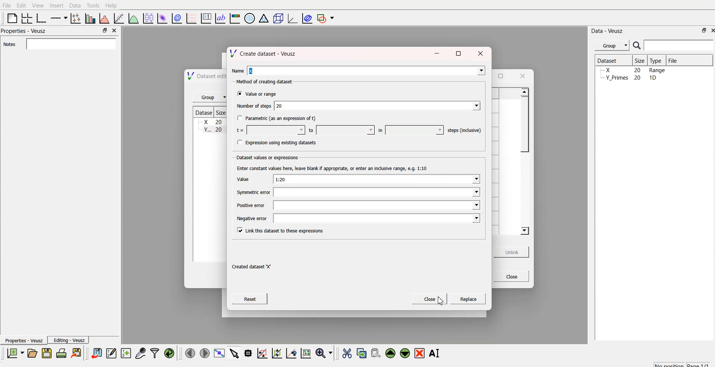  Describe the element at coordinates (356, 71) in the screenshot. I see `Name |x [Z` at that location.